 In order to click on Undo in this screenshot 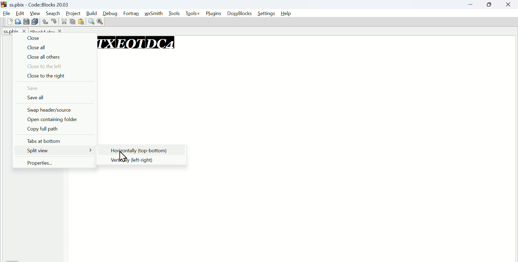, I will do `click(45, 20)`.